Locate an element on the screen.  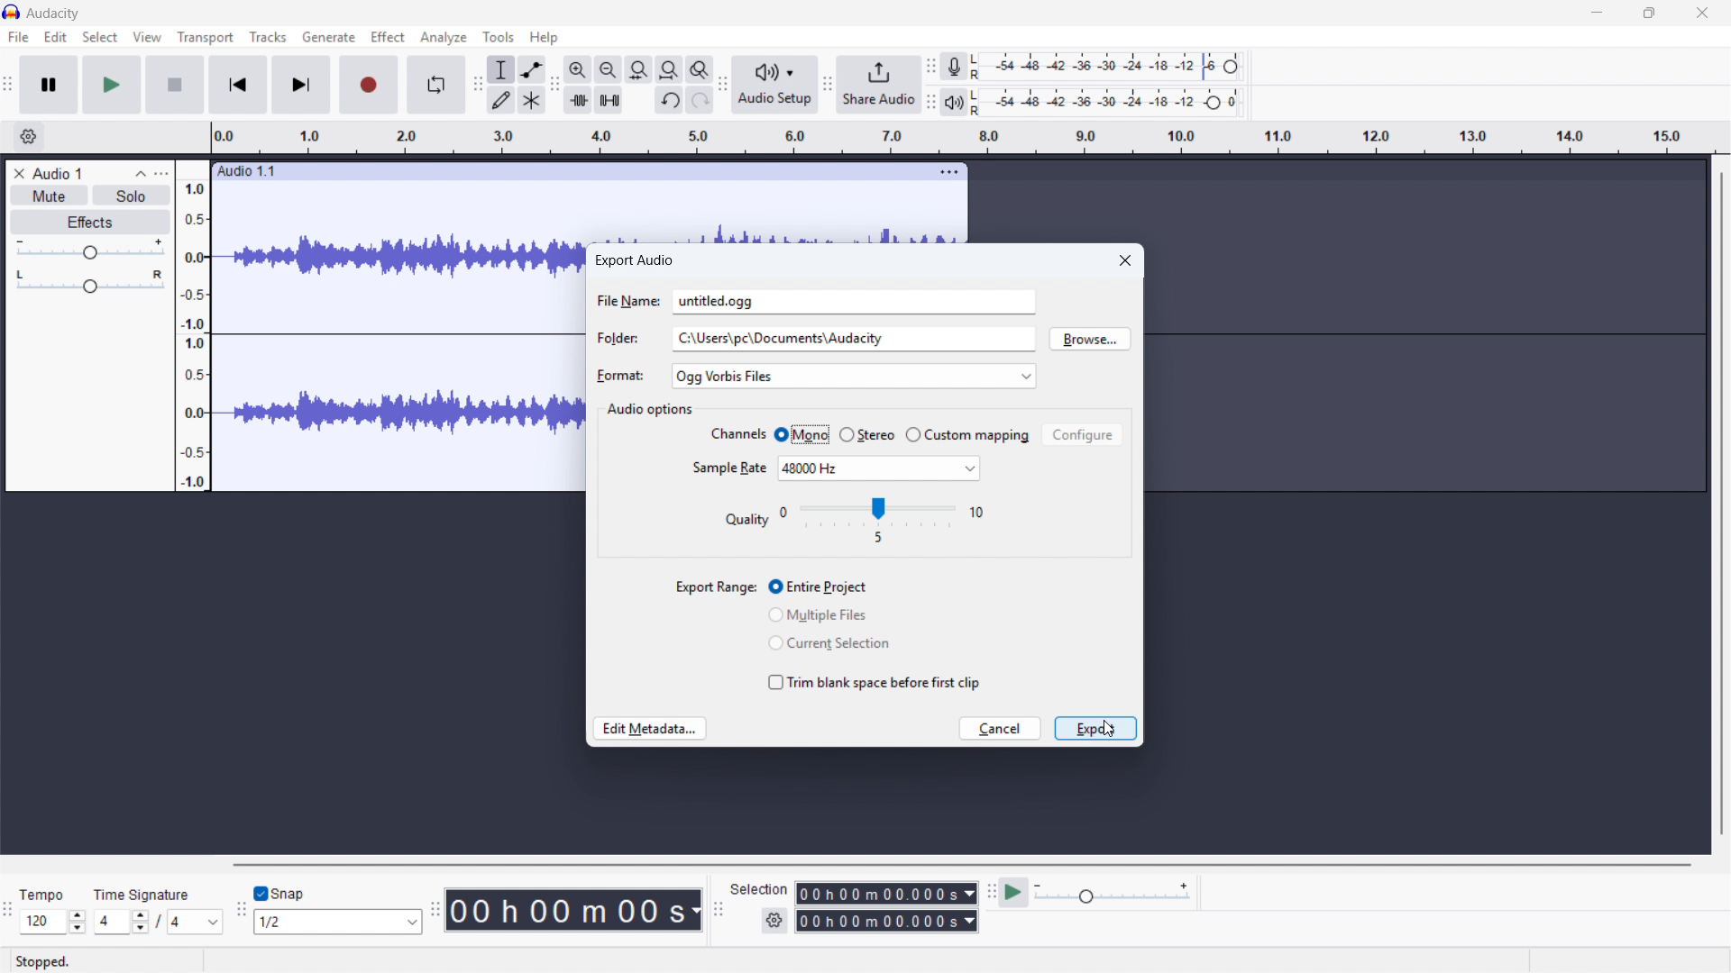
encoding is located at coordinates (748, 520).